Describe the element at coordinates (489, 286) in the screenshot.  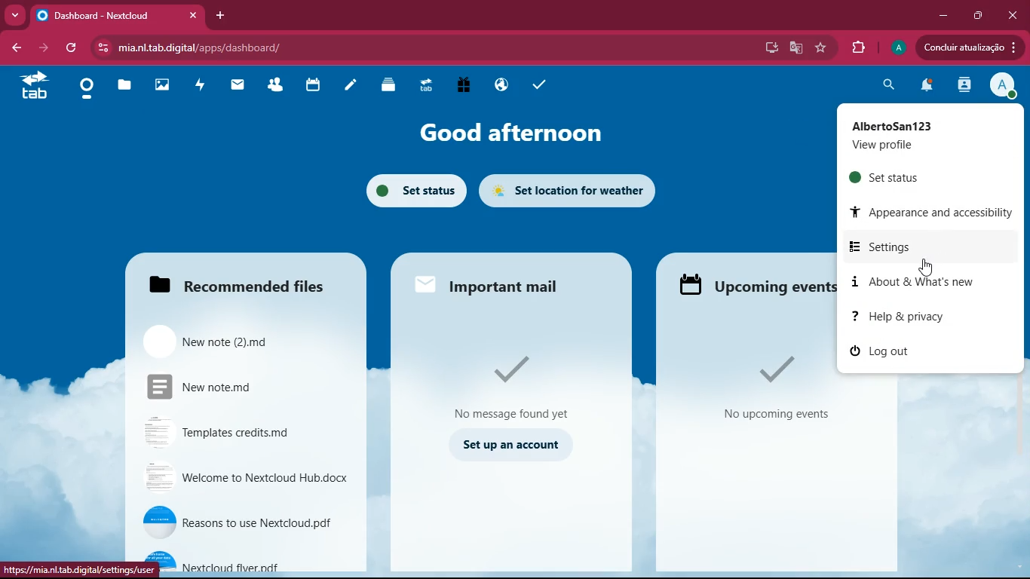
I see `Important mail` at that location.